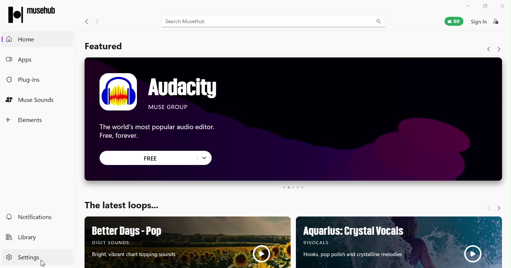  Describe the element at coordinates (499, 207) in the screenshot. I see `Navigate forward` at that location.